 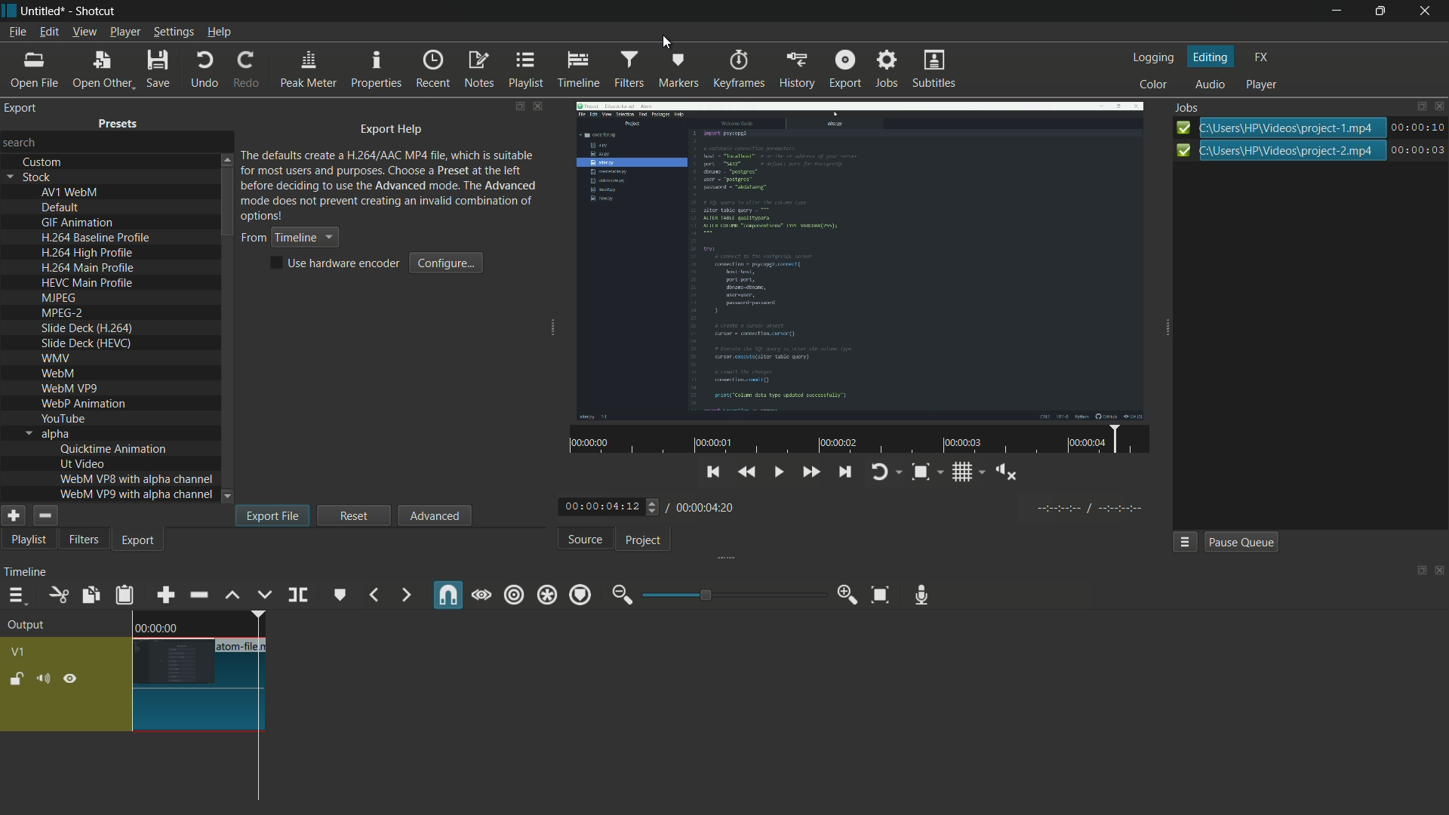 What do you see at coordinates (232, 596) in the screenshot?
I see `lift` at bounding box center [232, 596].